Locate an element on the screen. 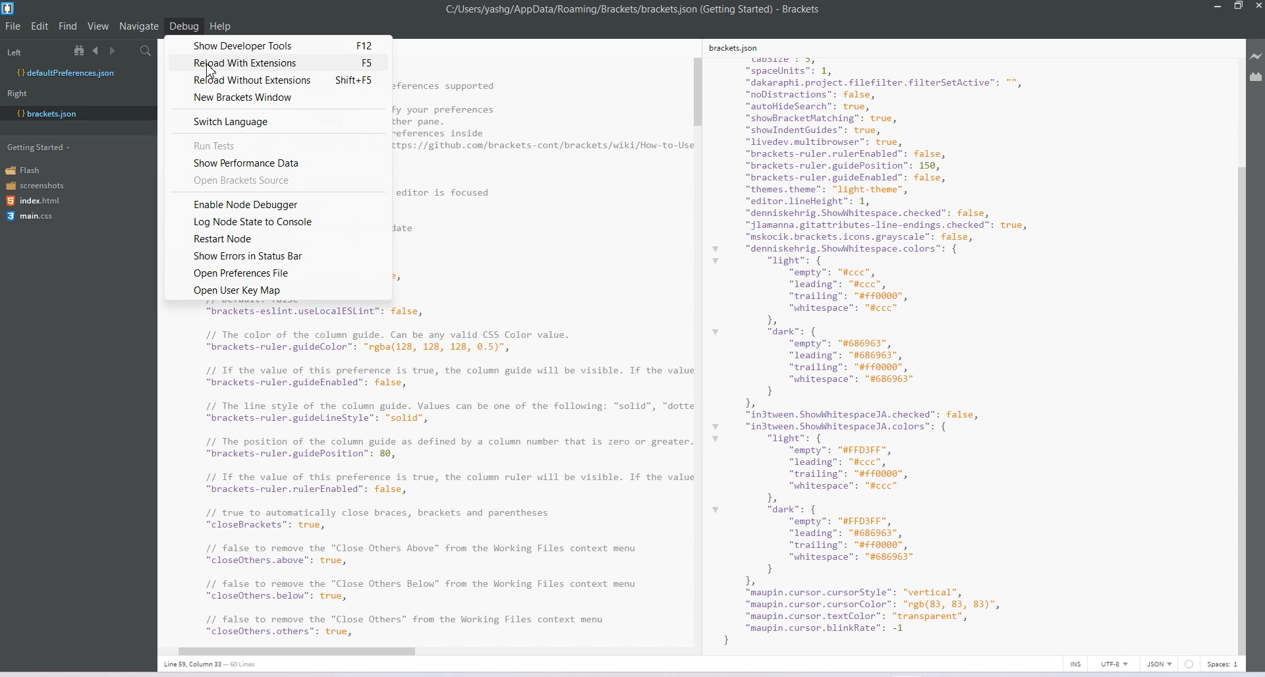  Run tests is located at coordinates (280, 144).